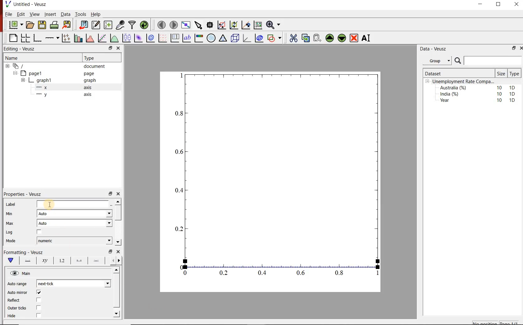 The image size is (523, 325). I want to click on View, so click(34, 14).